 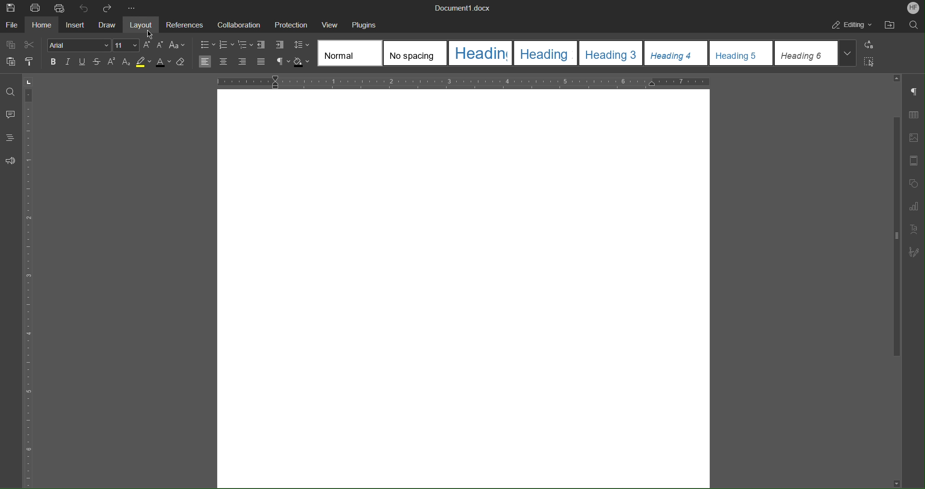 I want to click on Layout, so click(x=143, y=25).